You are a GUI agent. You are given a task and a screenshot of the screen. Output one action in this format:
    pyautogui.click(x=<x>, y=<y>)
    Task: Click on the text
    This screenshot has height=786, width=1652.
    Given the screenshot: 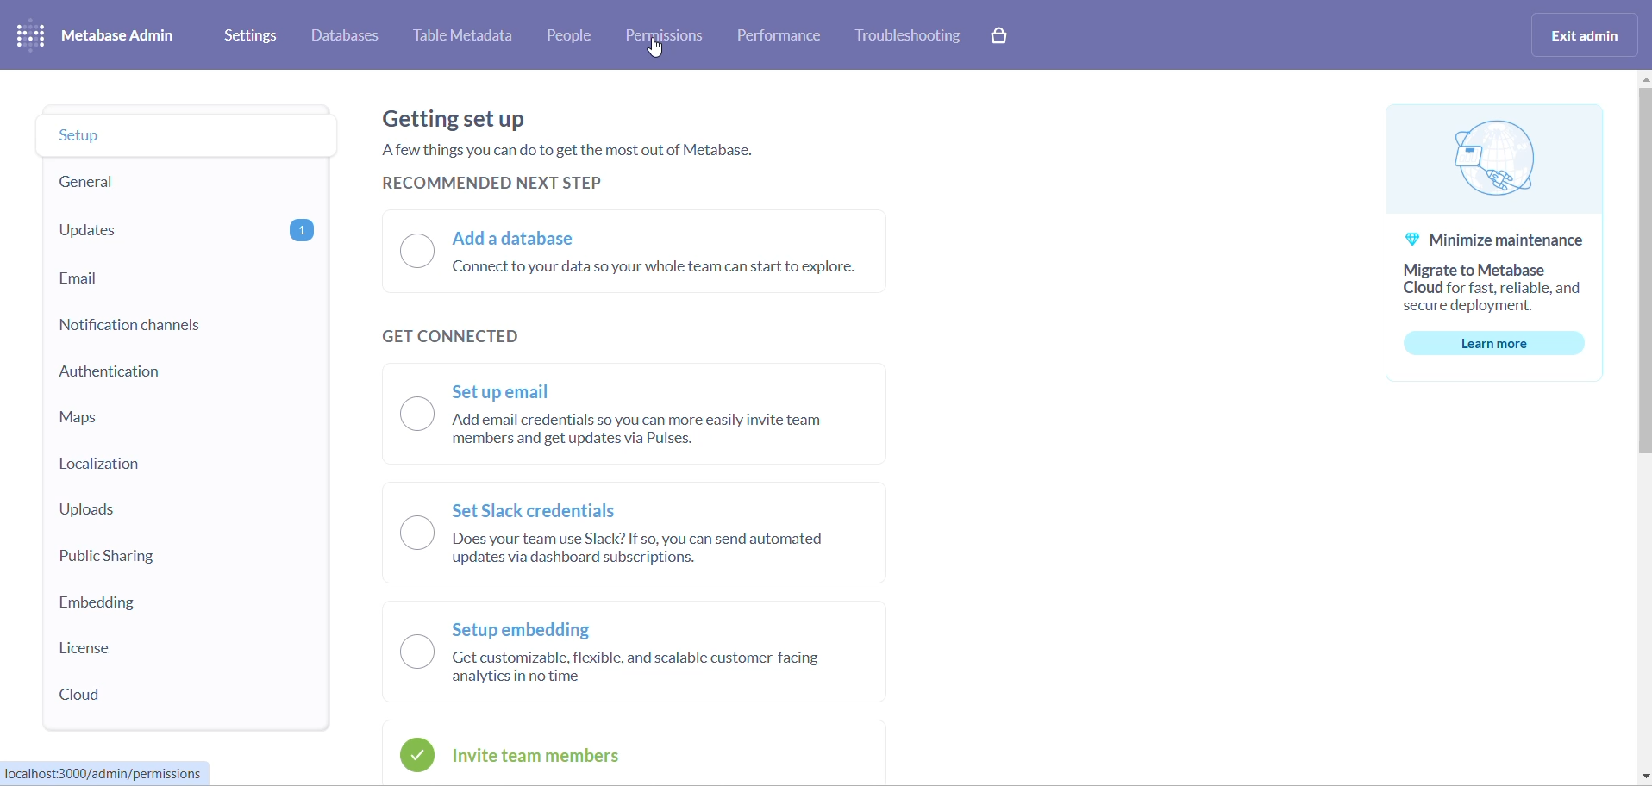 What is the action you would take?
    pyautogui.click(x=588, y=149)
    